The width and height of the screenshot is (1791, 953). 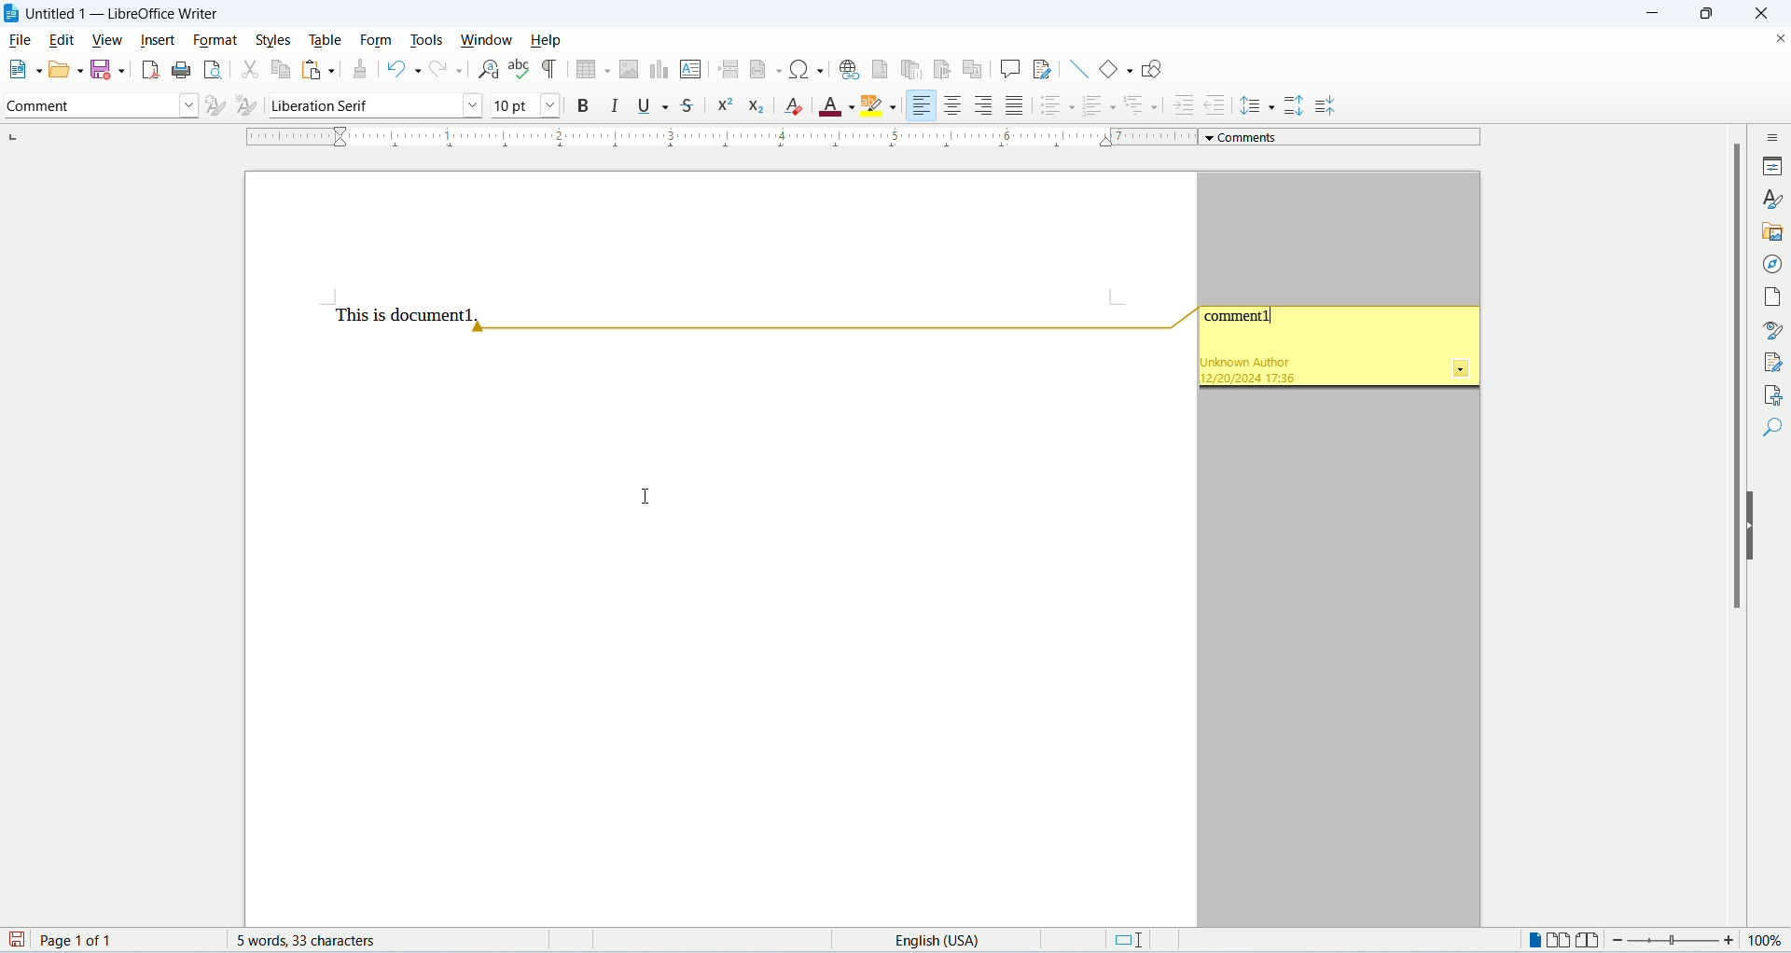 I want to click on align left, so click(x=920, y=105).